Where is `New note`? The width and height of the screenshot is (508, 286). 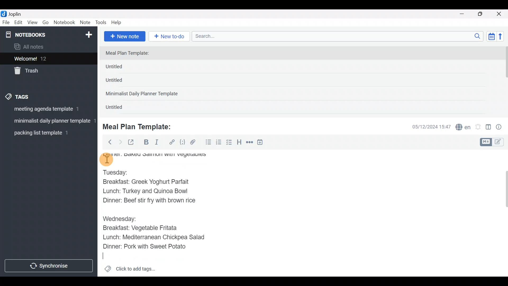 New note is located at coordinates (124, 36).